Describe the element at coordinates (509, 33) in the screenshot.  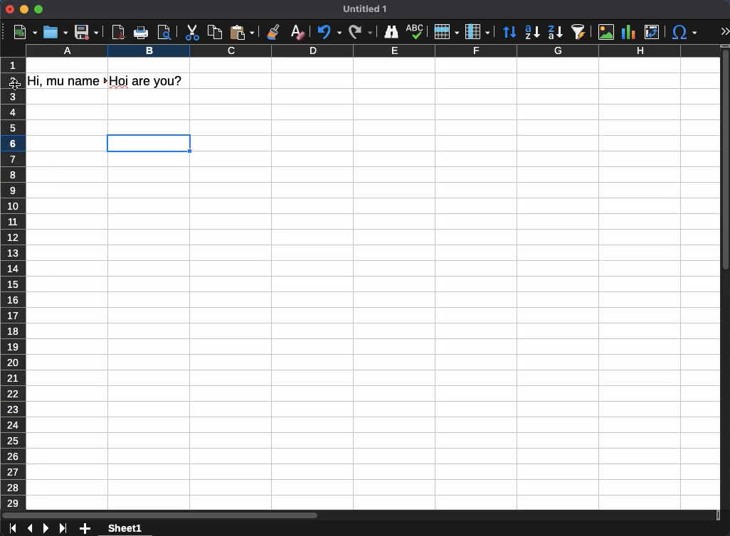
I see `sort` at that location.